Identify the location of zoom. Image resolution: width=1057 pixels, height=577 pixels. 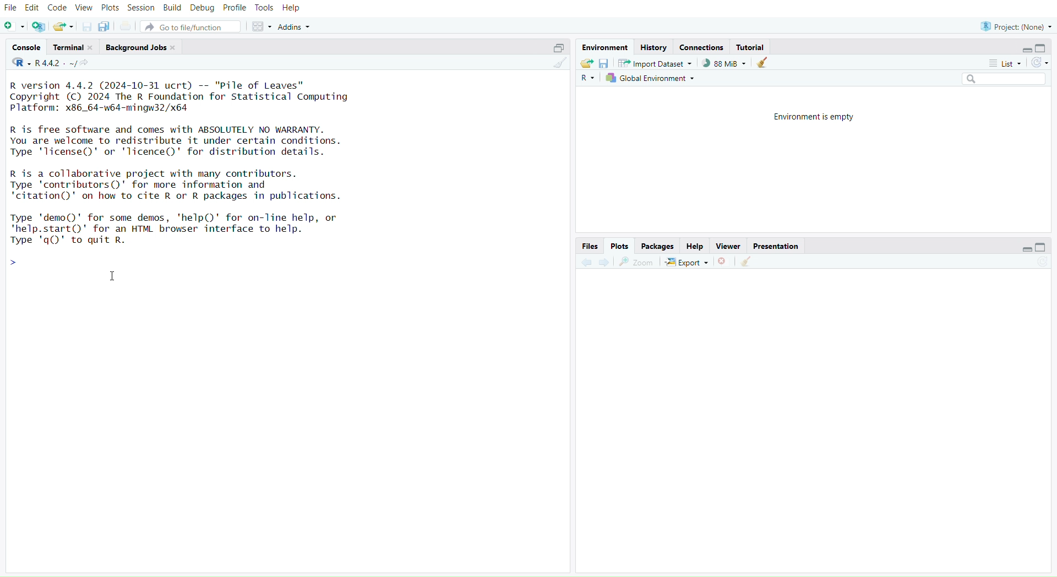
(637, 263).